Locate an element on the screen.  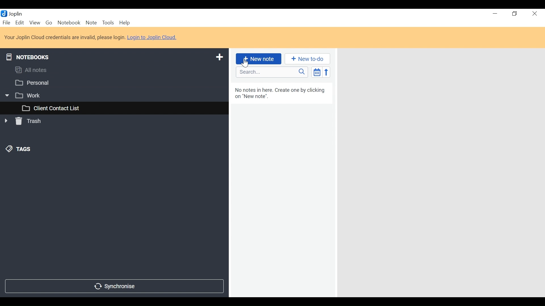
Personal is located at coordinates (112, 83).